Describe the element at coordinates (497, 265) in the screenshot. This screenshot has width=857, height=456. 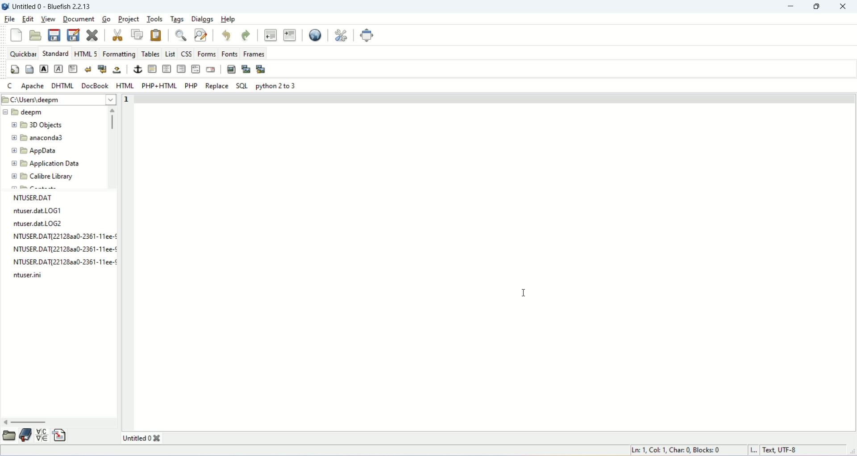
I see `workspace` at that location.